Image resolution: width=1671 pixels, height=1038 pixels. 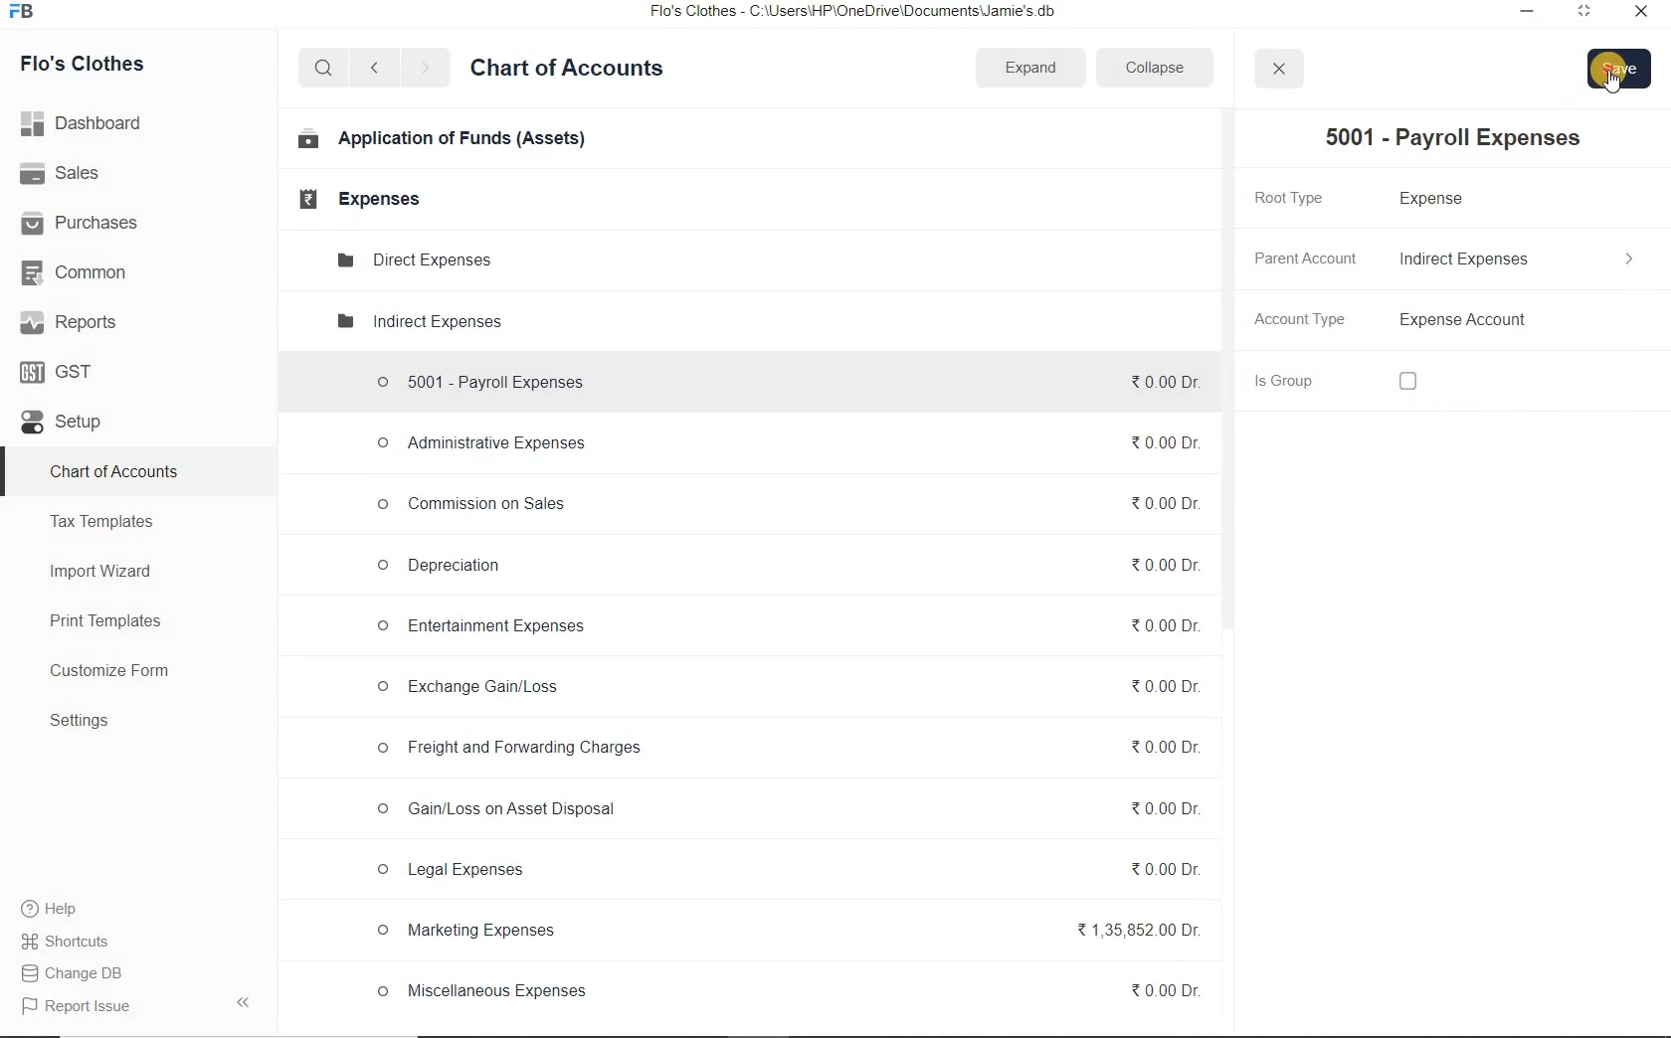 I want to click on Expense, so click(x=1440, y=200).